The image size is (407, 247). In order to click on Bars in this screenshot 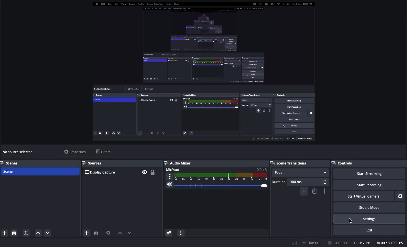, I will do `click(295, 242)`.